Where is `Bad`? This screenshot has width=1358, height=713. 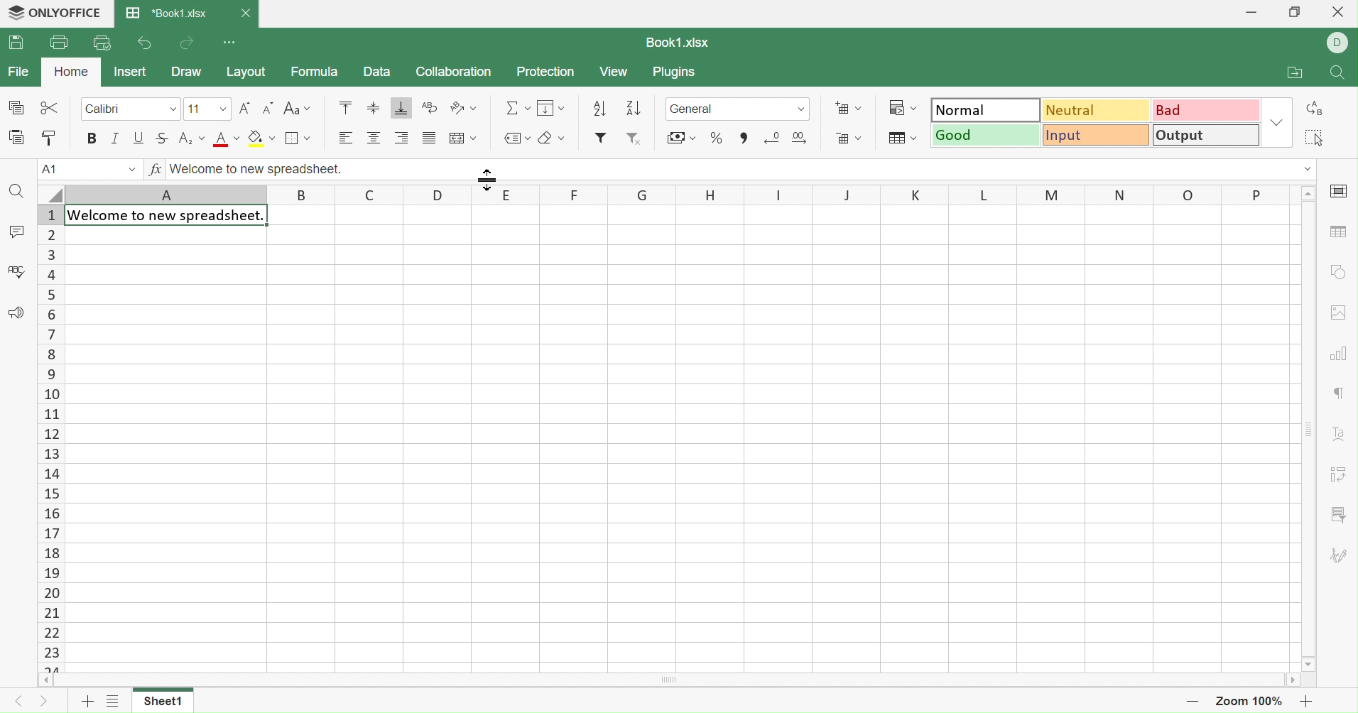 Bad is located at coordinates (1208, 109).